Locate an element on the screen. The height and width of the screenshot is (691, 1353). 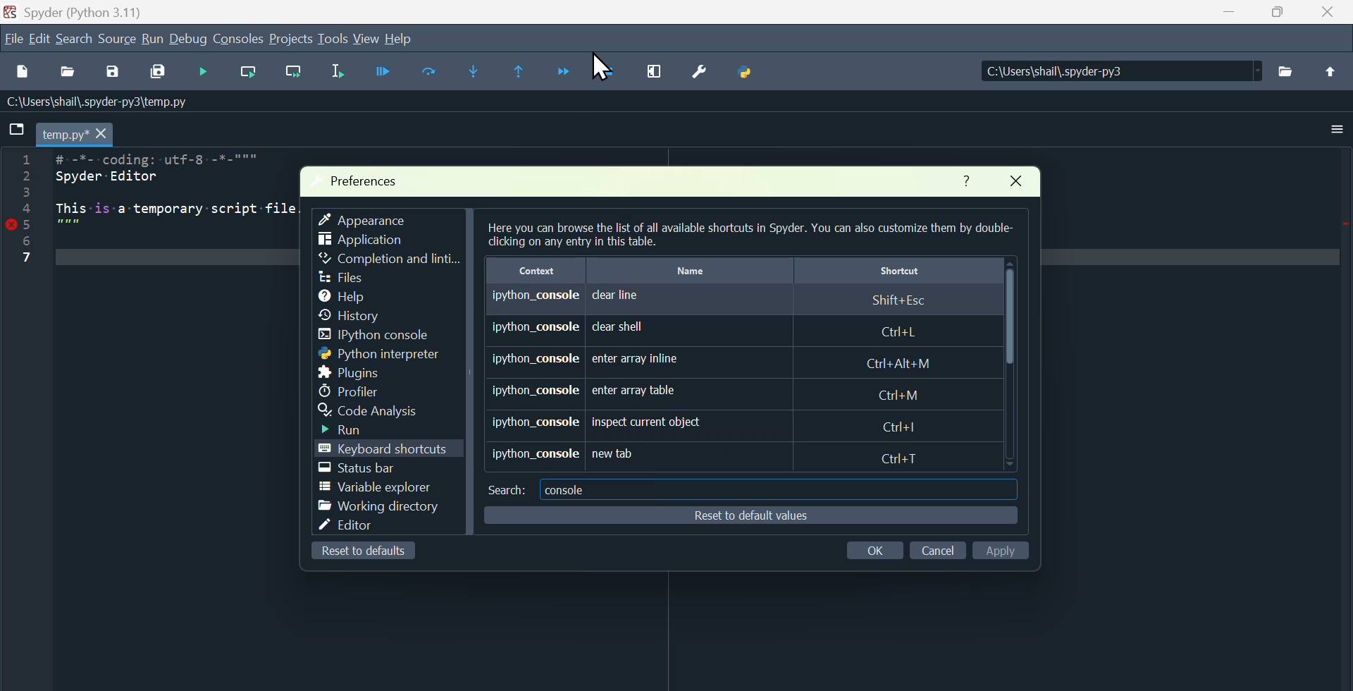
I python consol is located at coordinates (369, 336).